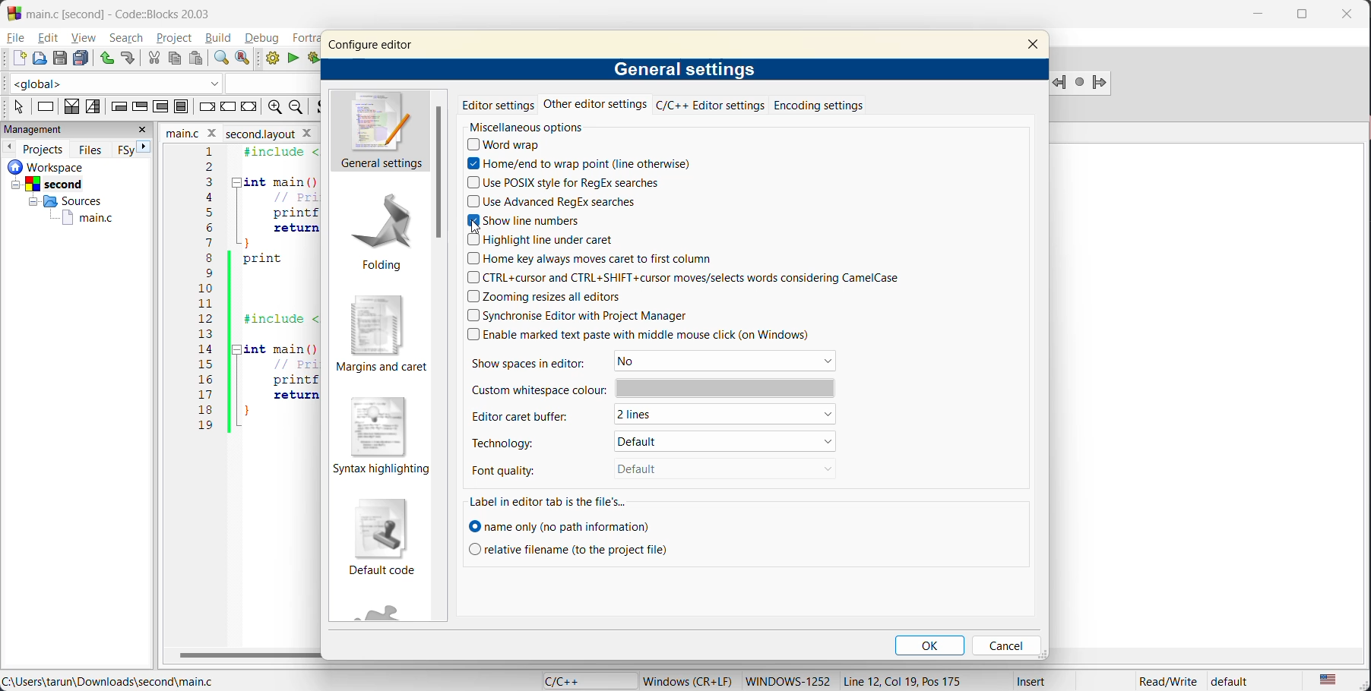 The width and height of the screenshot is (1371, 691). I want to click on Default, so click(710, 469).